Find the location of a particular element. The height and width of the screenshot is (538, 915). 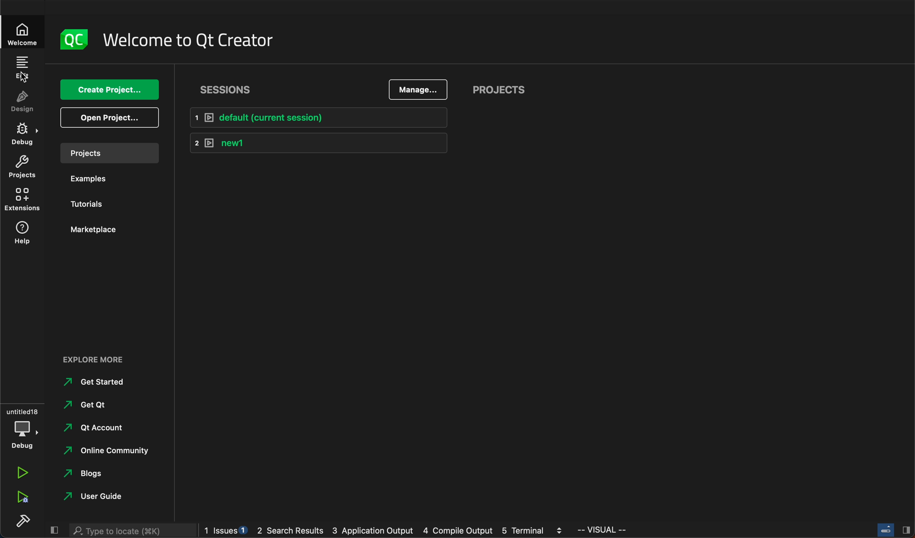

help is located at coordinates (24, 235).